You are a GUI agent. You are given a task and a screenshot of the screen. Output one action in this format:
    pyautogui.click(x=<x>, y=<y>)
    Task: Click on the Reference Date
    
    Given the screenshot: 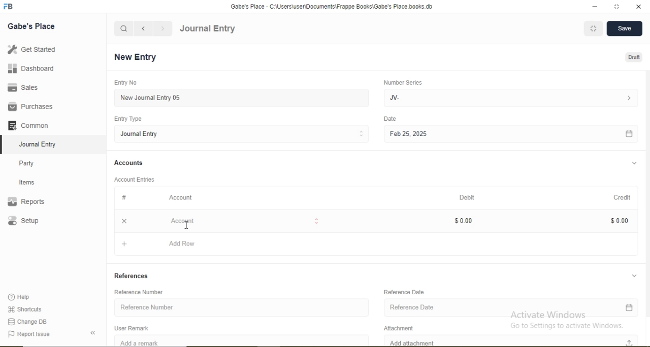 What is the action you would take?
    pyautogui.click(x=405, y=292)
    